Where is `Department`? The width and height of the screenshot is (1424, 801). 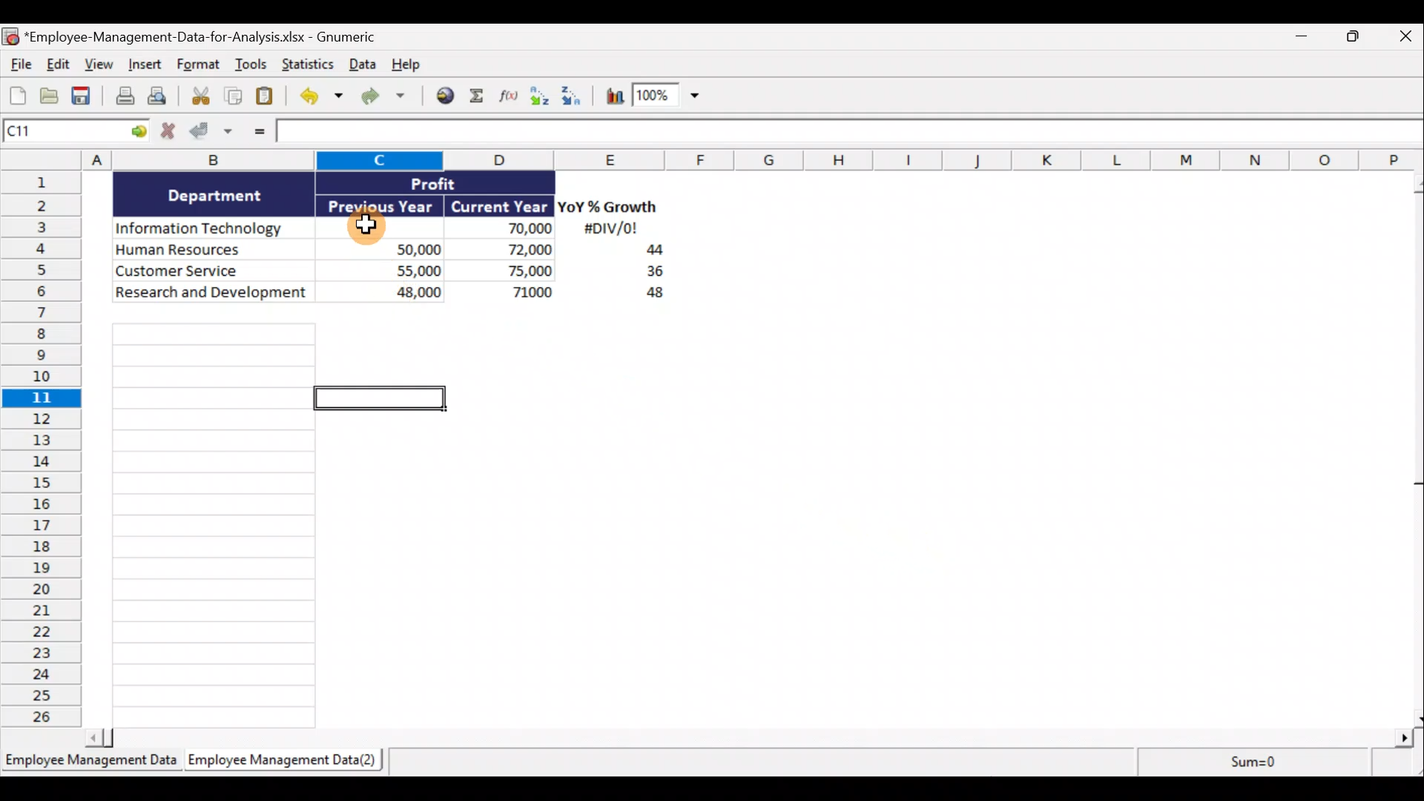 Department is located at coordinates (215, 194).